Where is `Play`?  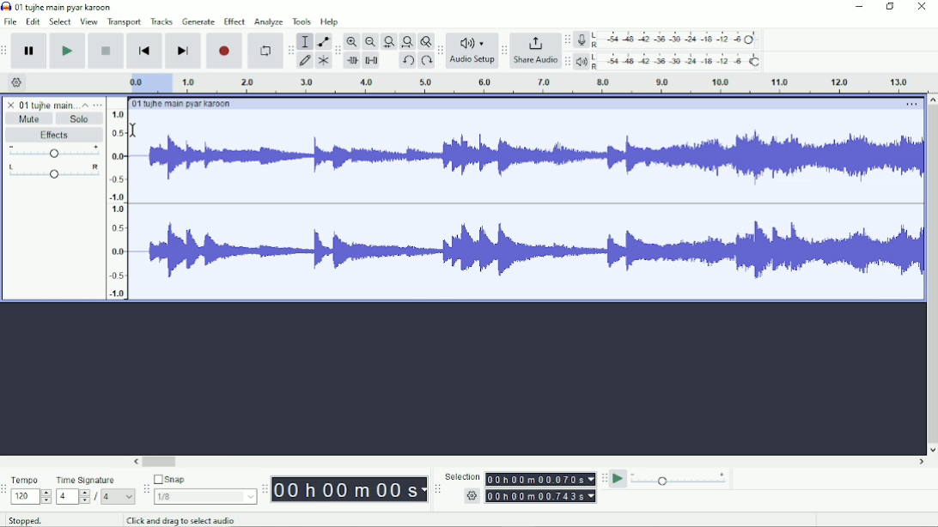
Play is located at coordinates (67, 51).